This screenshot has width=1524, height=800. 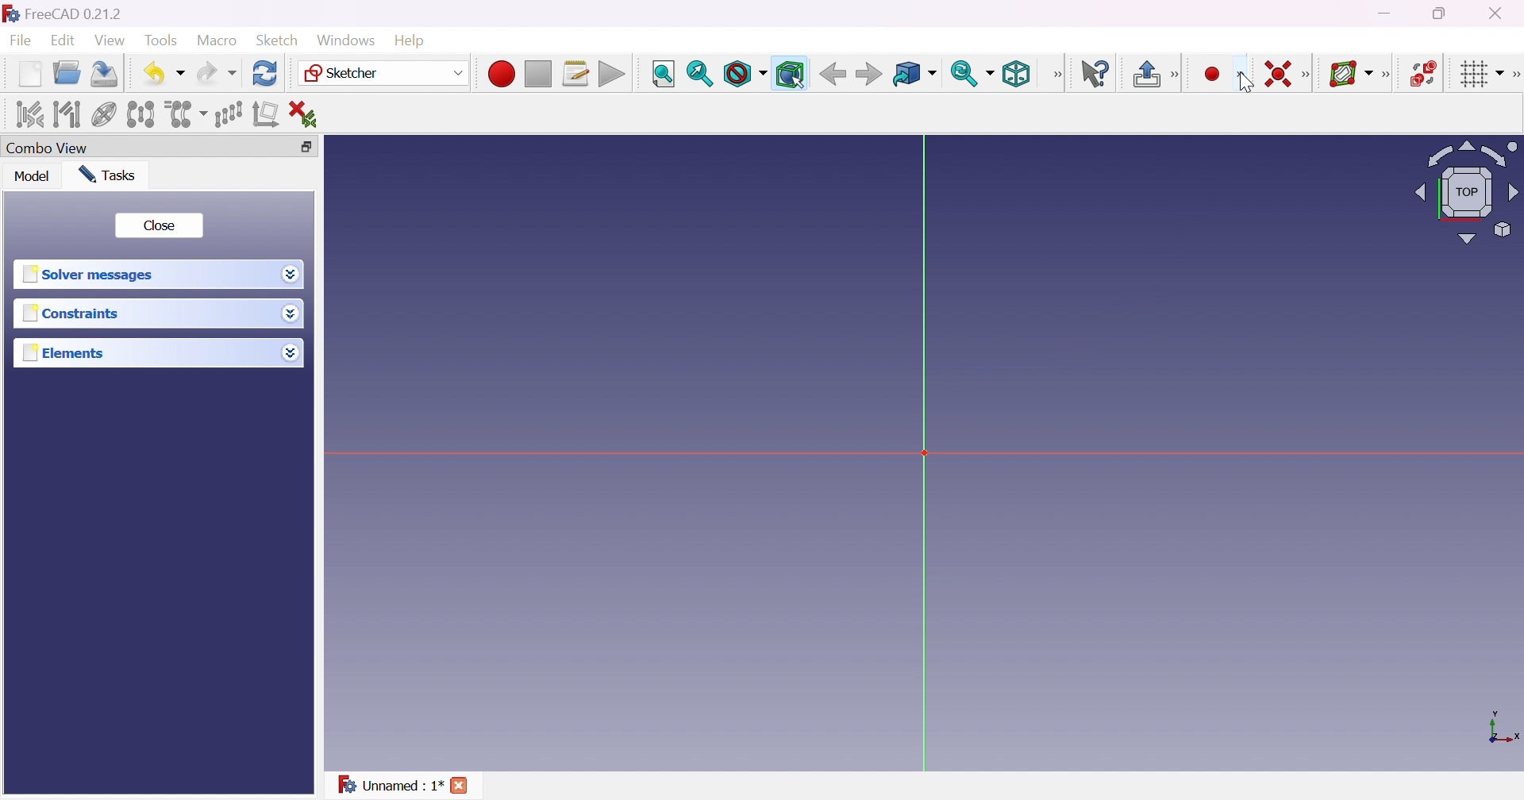 What do you see at coordinates (109, 40) in the screenshot?
I see `View` at bounding box center [109, 40].